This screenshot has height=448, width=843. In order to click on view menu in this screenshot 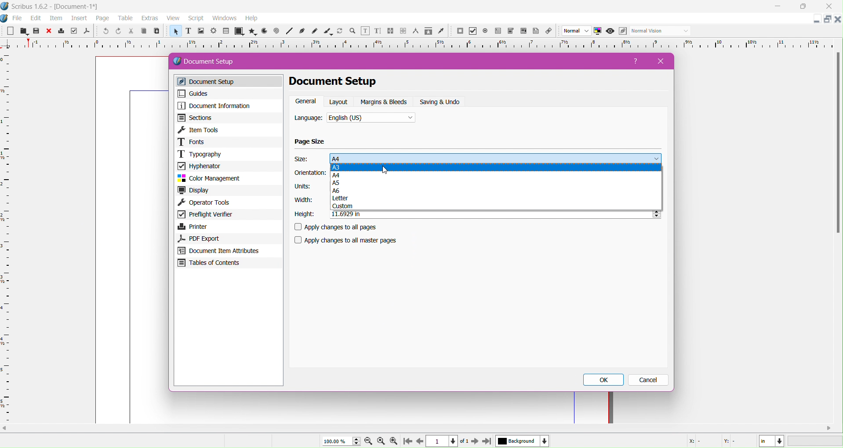, I will do `click(173, 18)`.